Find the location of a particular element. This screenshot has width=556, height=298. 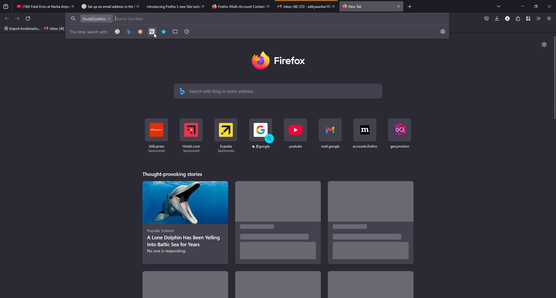

close is located at coordinates (398, 6).